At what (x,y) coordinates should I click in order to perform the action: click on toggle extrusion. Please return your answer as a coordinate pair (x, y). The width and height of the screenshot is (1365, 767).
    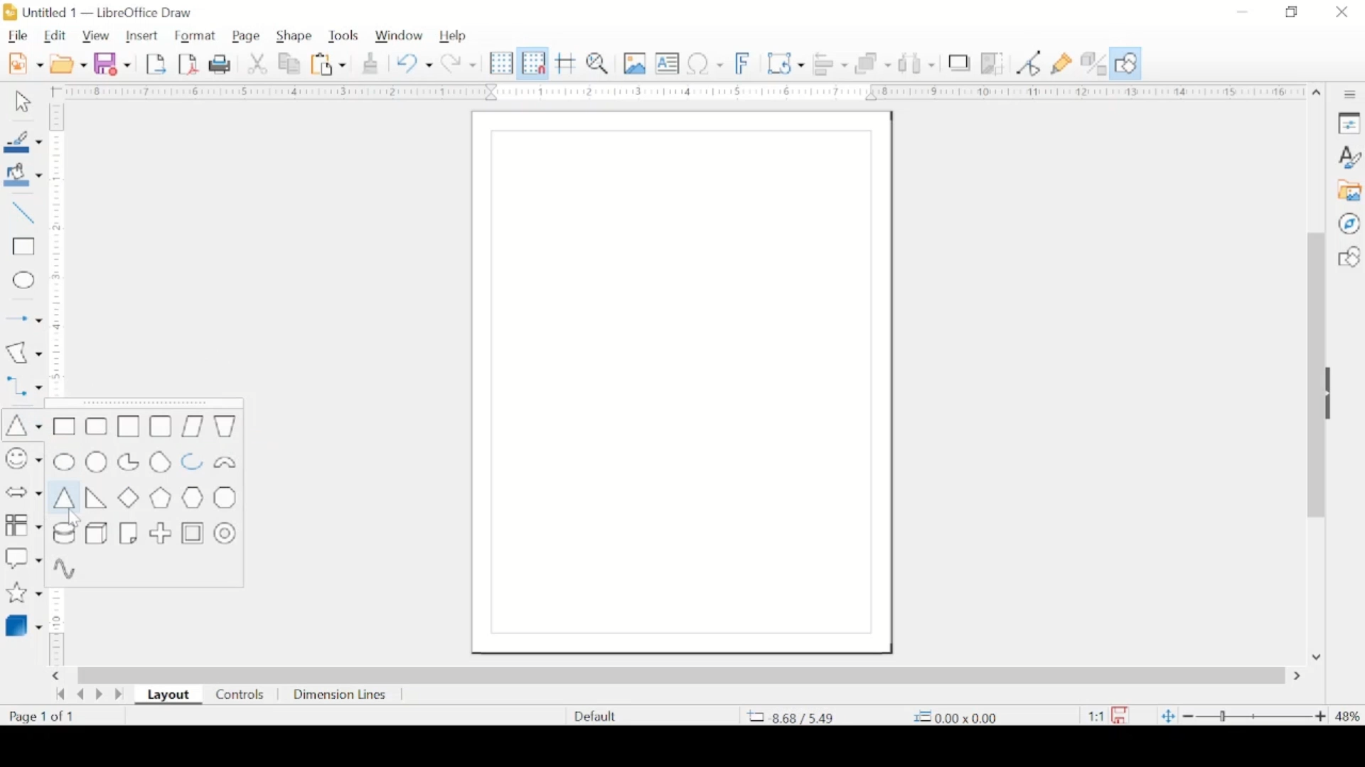
    Looking at the image, I should click on (1094, 62).